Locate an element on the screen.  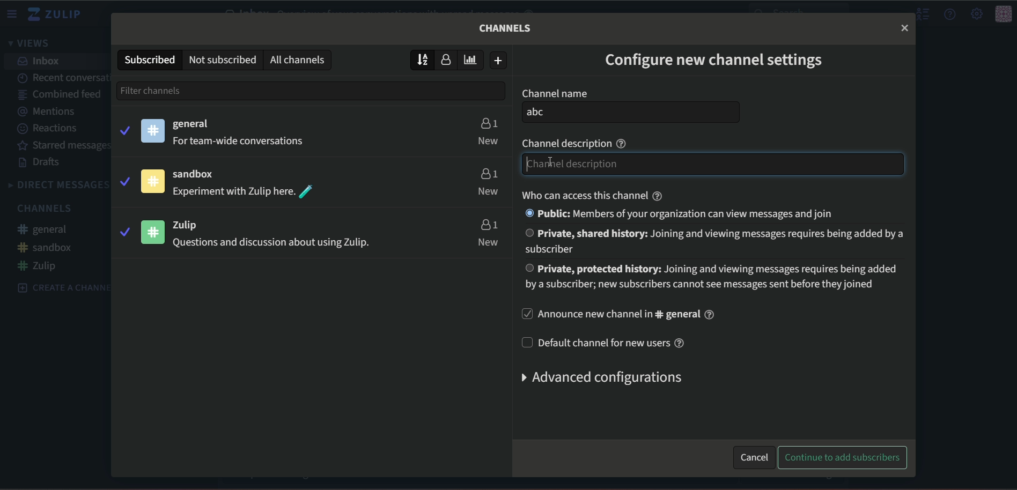
starred messages is located at coordinates (55, 147).